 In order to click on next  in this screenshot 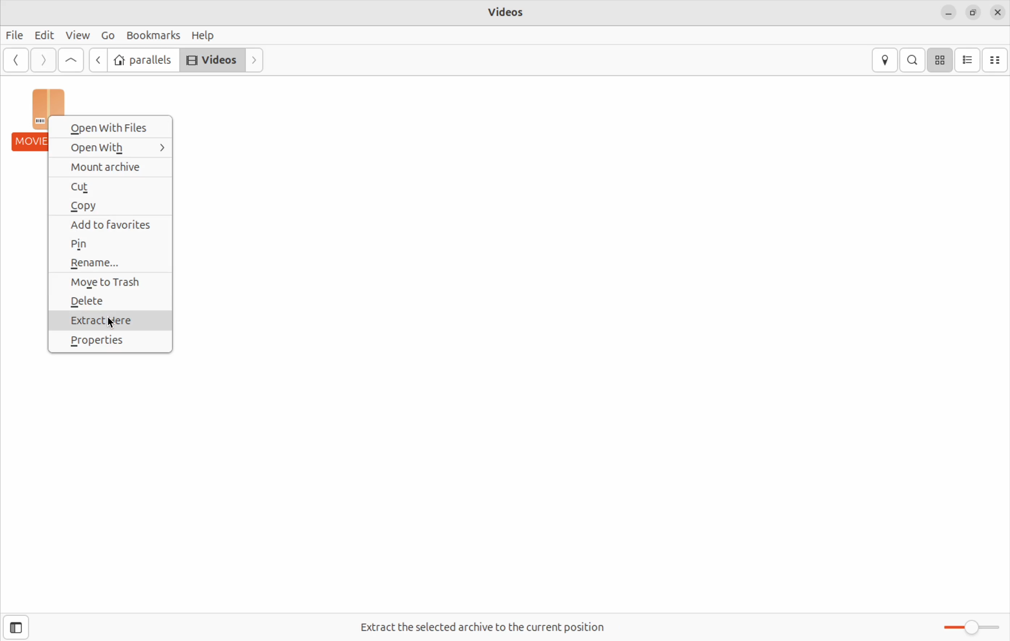, I will do `click(254, 60)`.